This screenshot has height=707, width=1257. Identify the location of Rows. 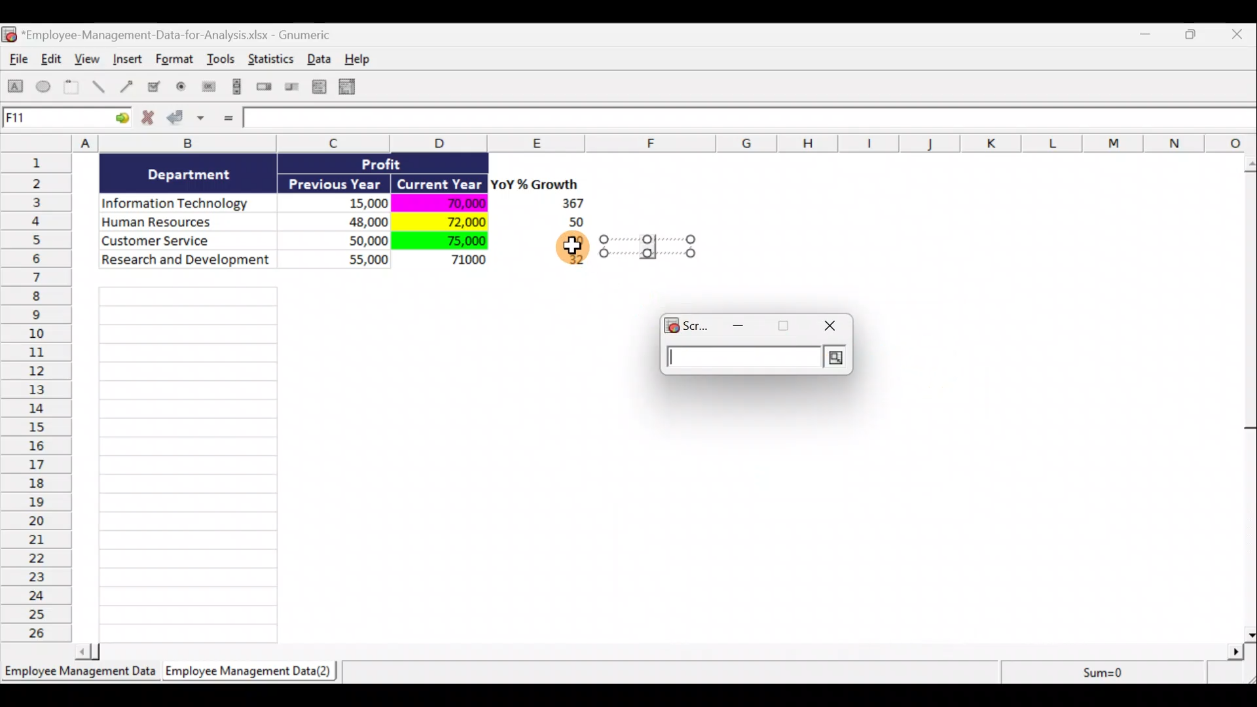
(40, 396).